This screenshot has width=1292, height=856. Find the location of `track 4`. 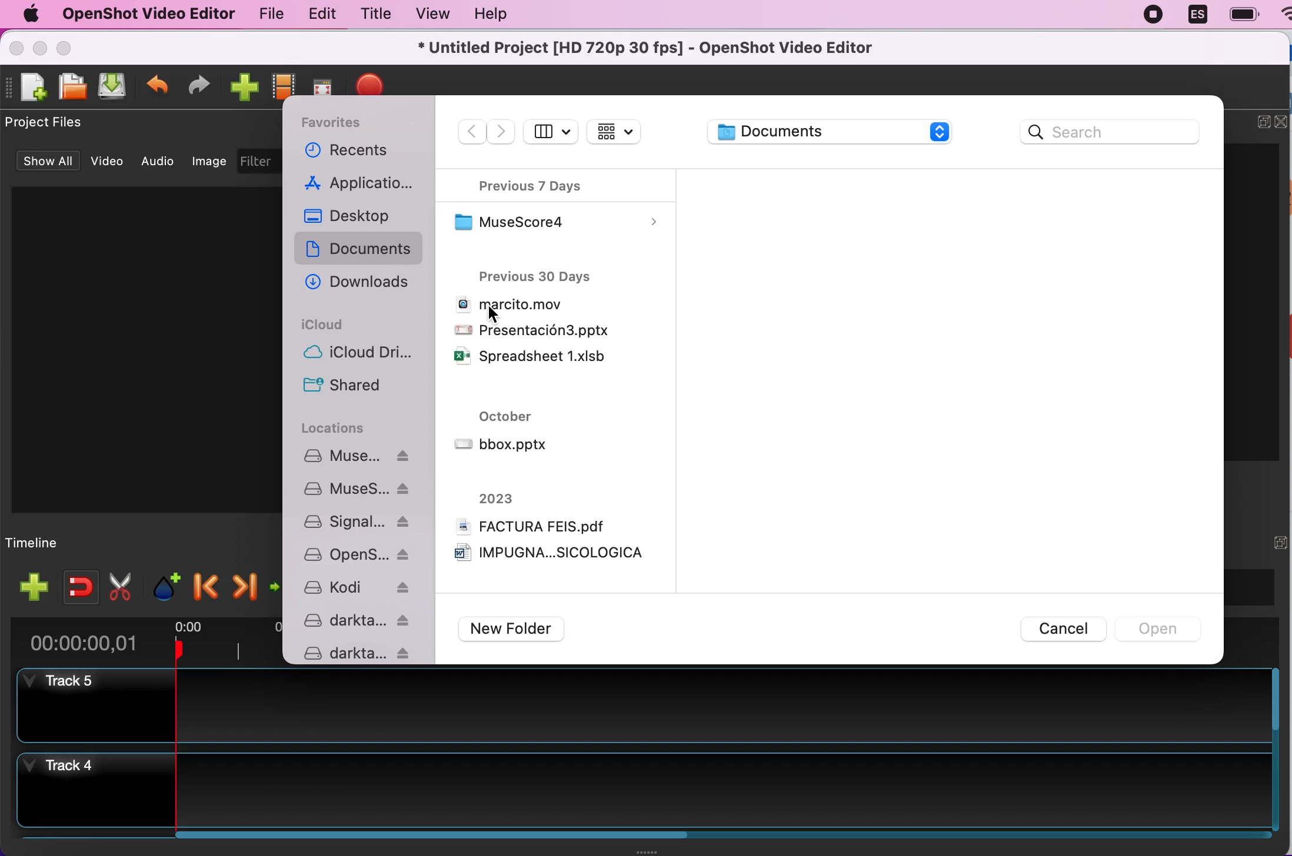

track 4 is located at coordinates (642, 791).